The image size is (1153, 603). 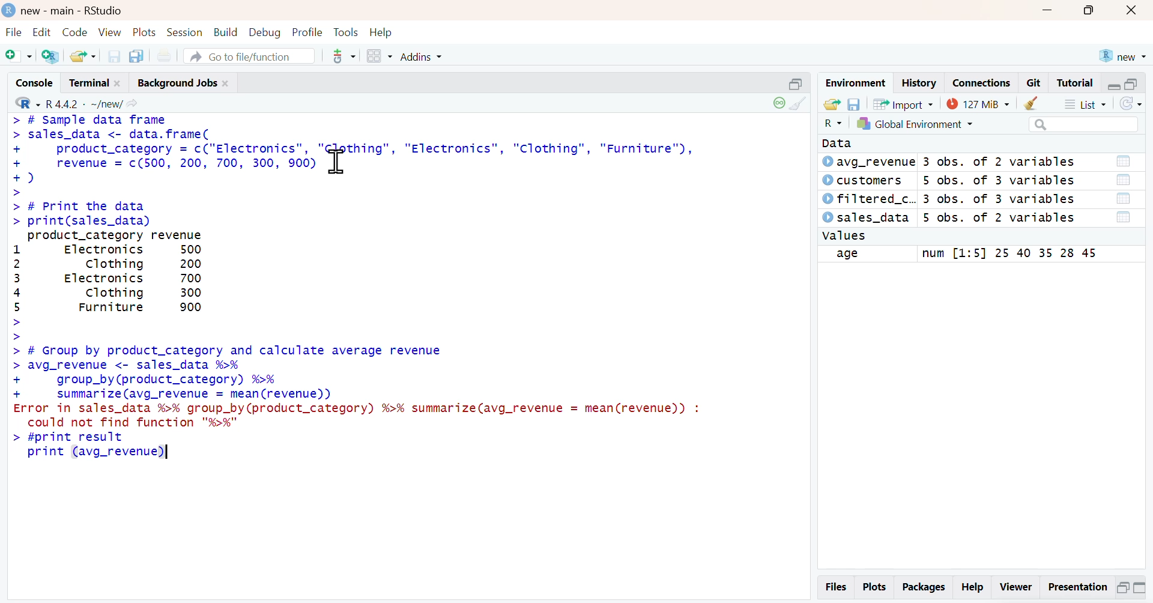 What do you see at coordinates (15, 32) in the screenshot?
I see `File` at bounding box center [15, 32].